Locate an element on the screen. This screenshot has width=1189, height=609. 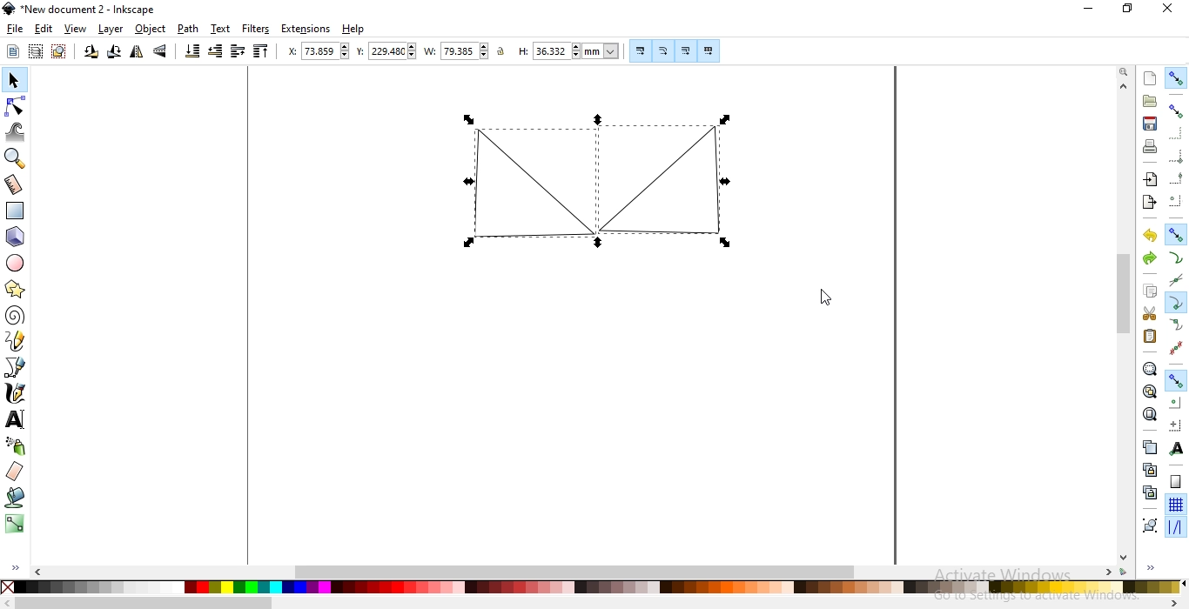
deselect any selected objects or nodes is located at coordinates (58, 52).